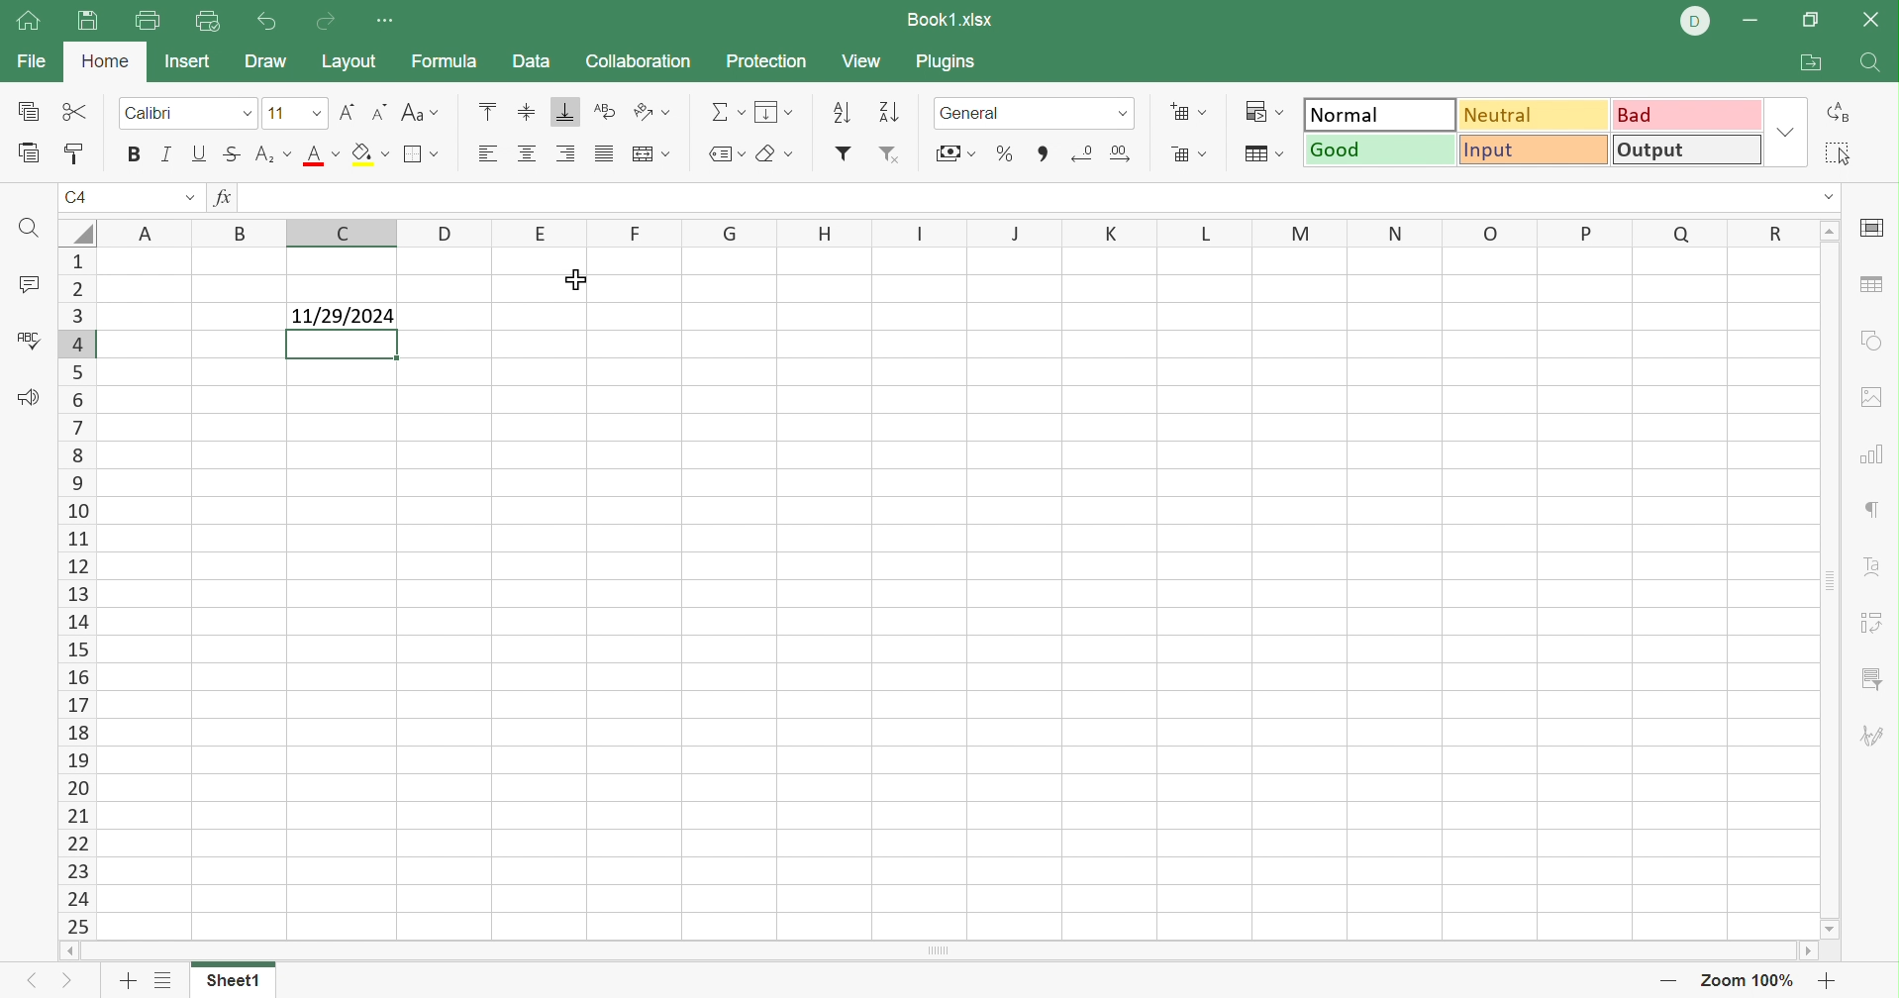  What do you see at coordinates (421, 109) in the screenshot?
I see `Change case` at bounding box center [421, 109].